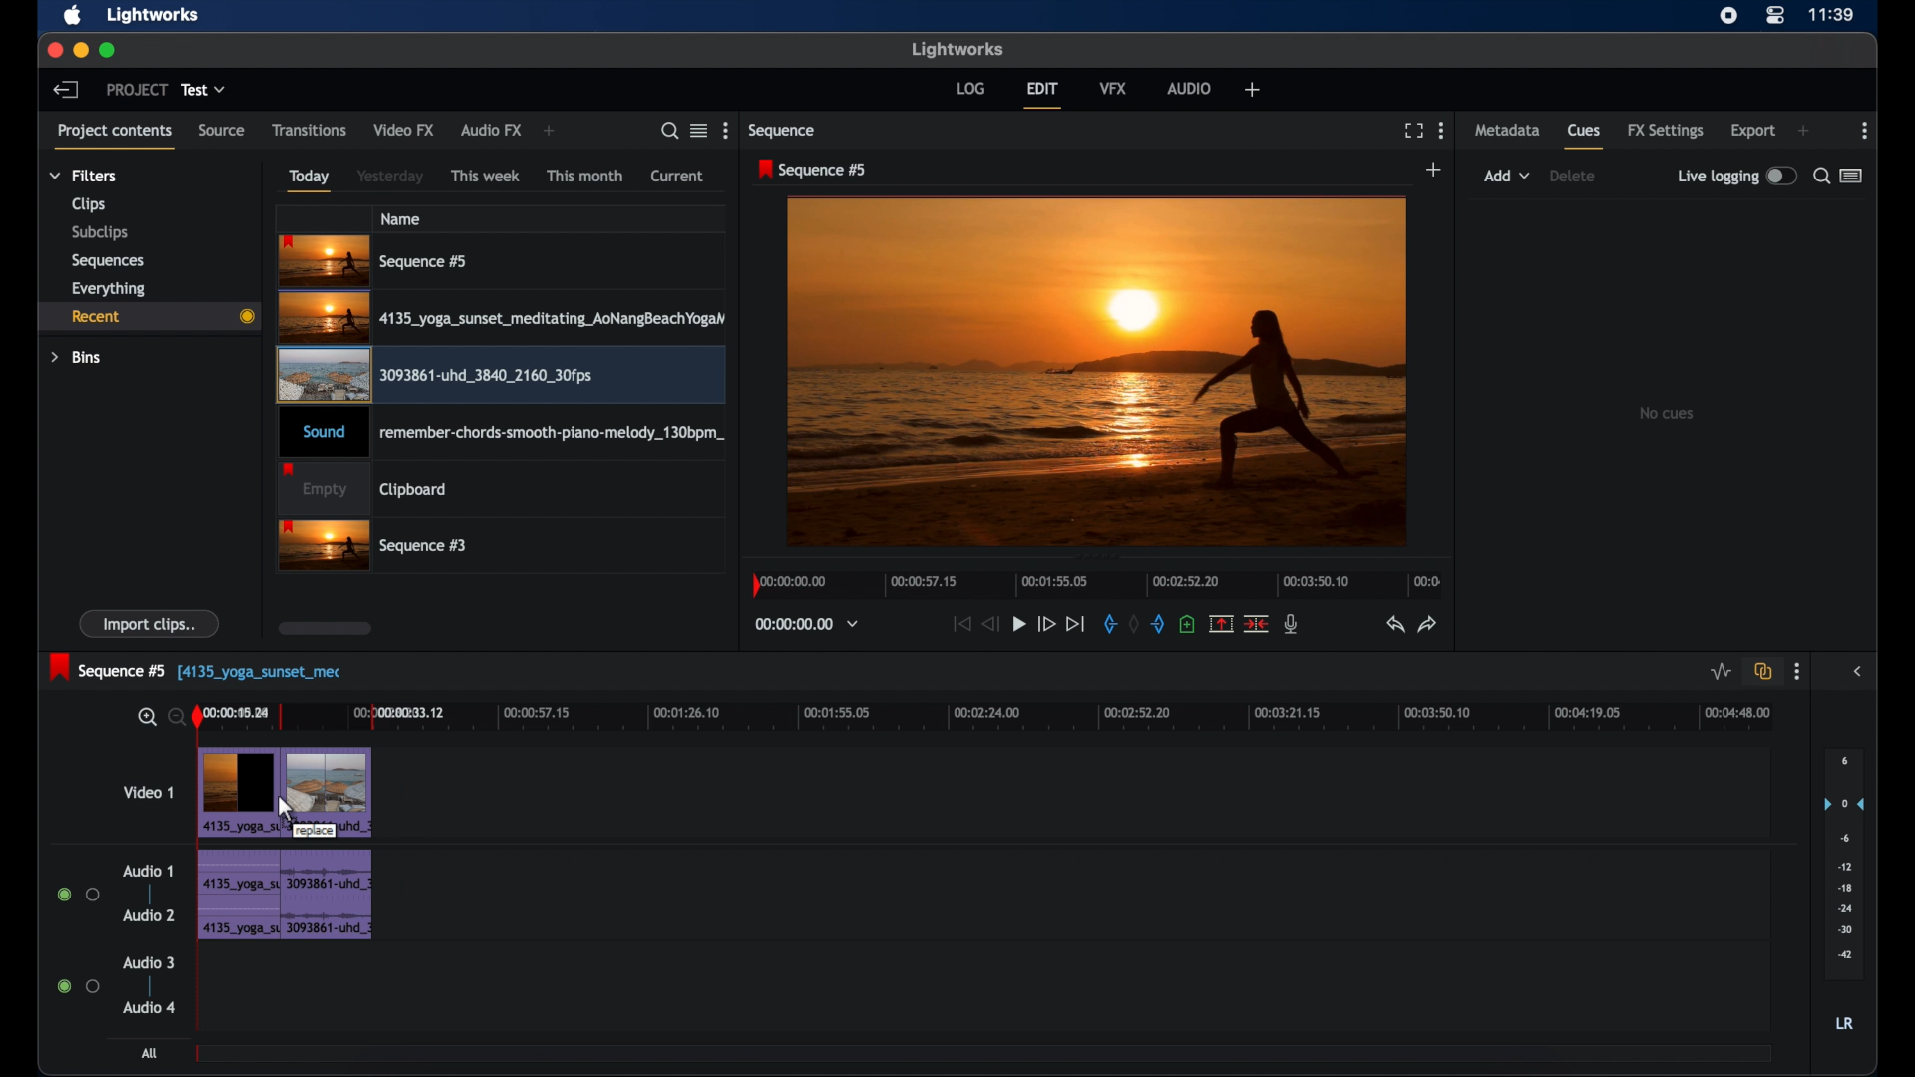 This screenshot has height=1077, width=1915. I want to click on this month, so click(584, 176).